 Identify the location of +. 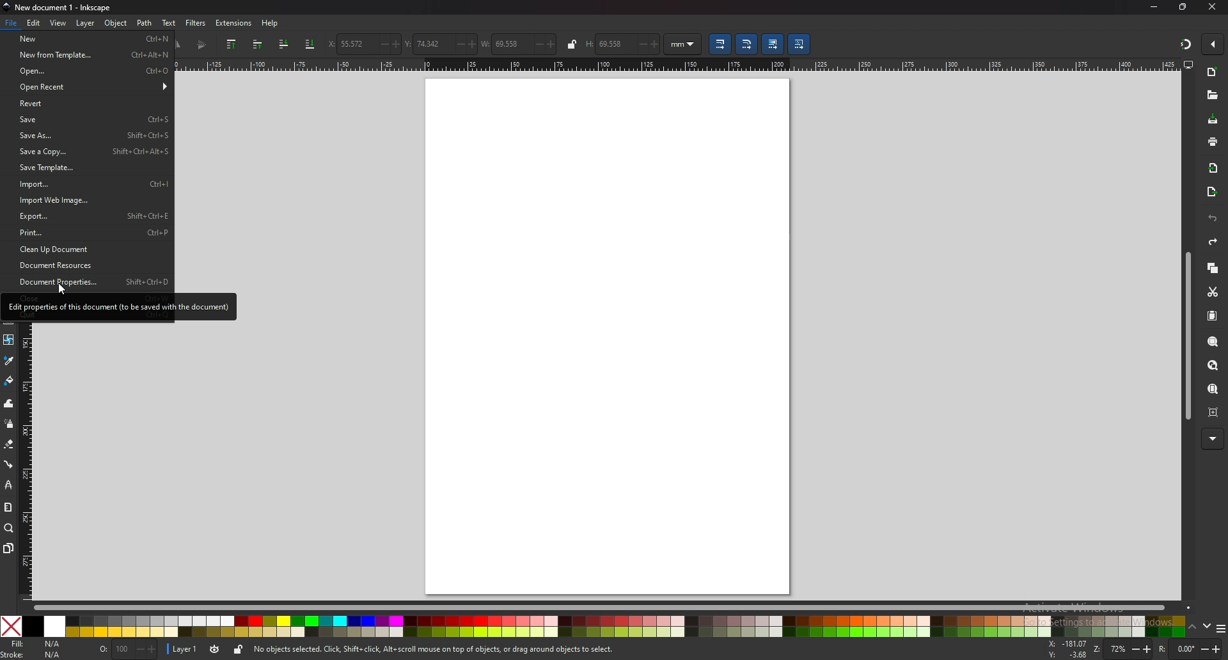
(657, 45).